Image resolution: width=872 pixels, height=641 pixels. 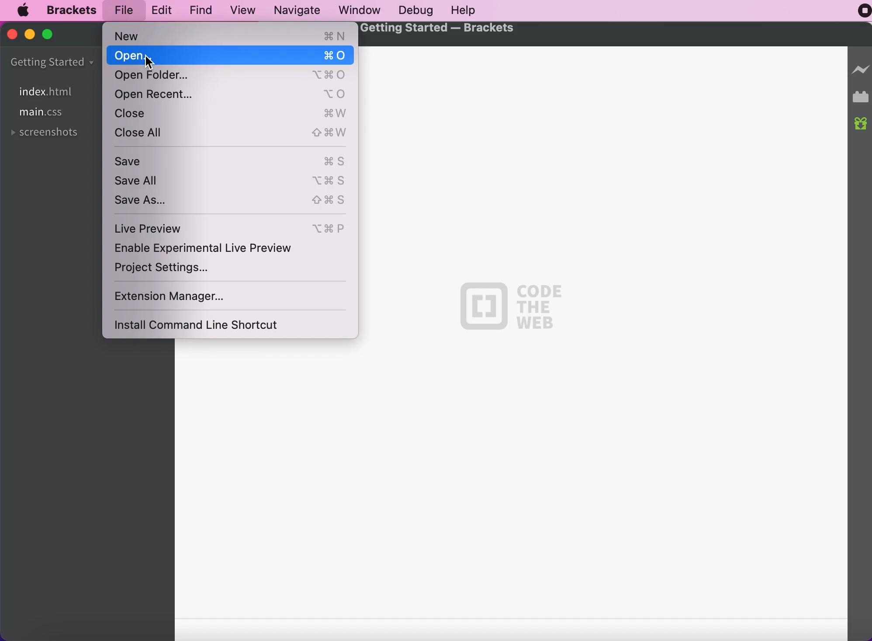 I want to click on save as, so click(x=233, y=201).